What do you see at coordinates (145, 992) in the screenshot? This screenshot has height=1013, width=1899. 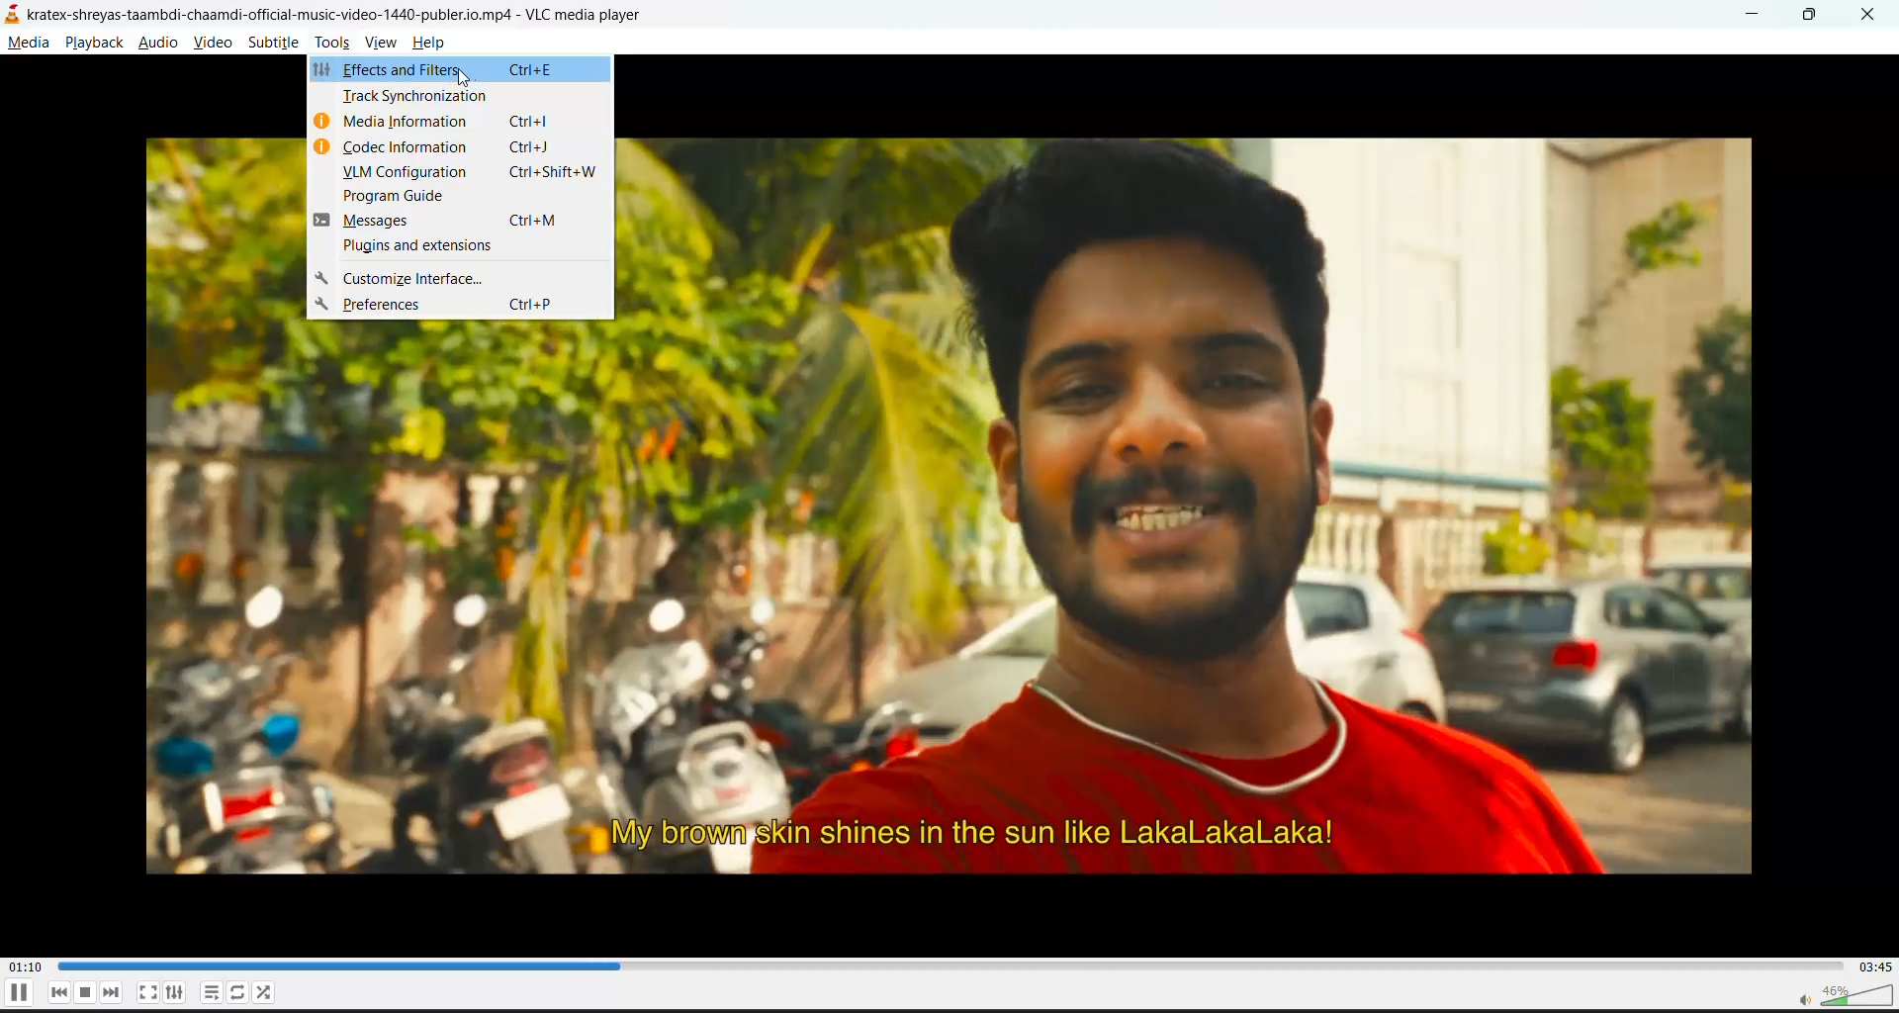 I see `full screen` at bounding box center [145, 992].